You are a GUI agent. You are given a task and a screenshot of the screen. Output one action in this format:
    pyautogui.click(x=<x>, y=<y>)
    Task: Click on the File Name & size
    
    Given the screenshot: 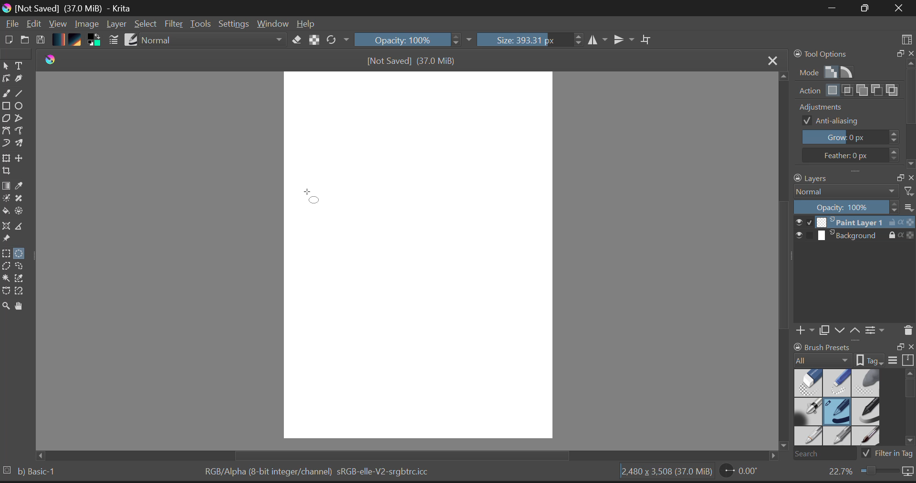 What is the action you would take?
    pyautogui.click(x=411, y=60)
    